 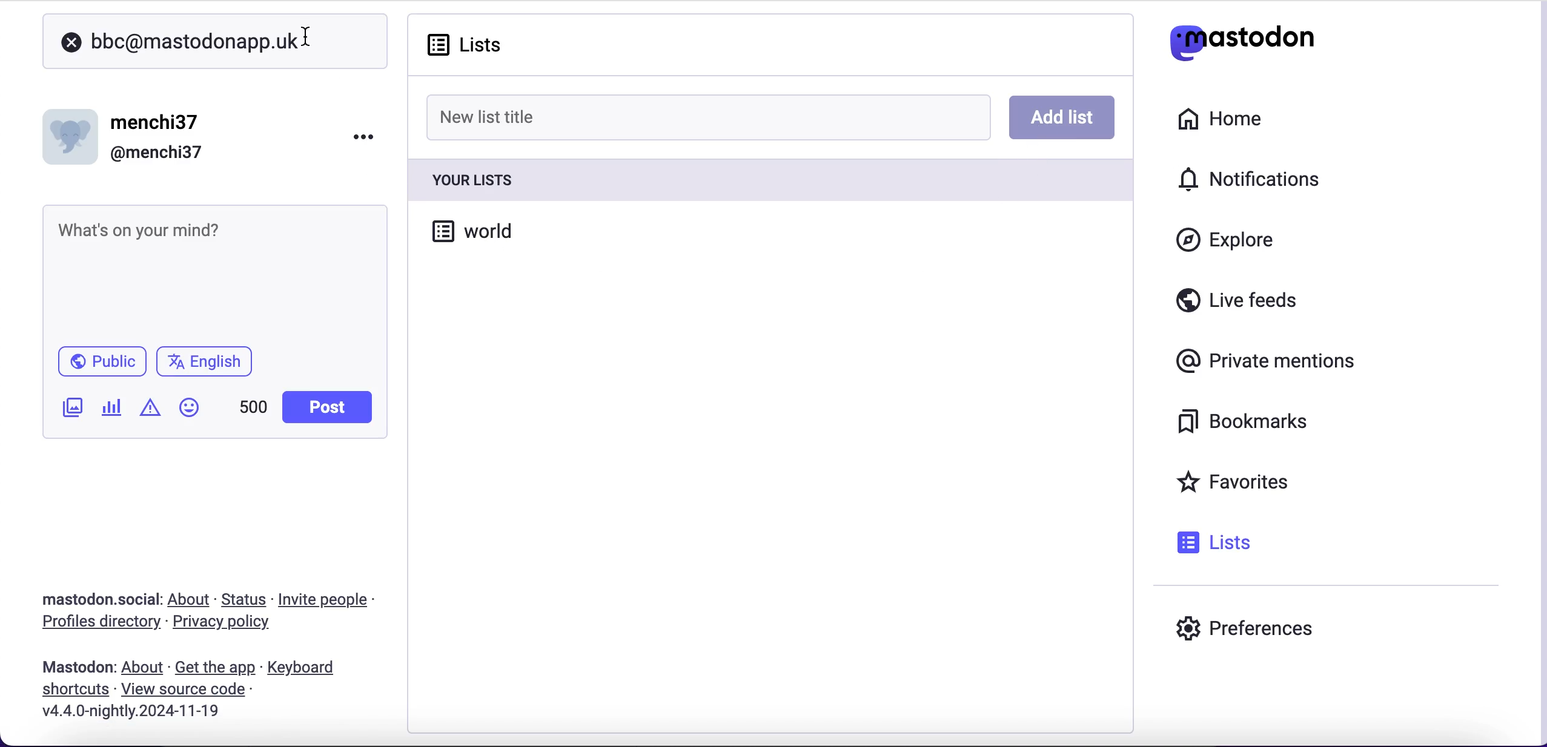 I want to click on bookmarks, so click(x=1247, y=422).